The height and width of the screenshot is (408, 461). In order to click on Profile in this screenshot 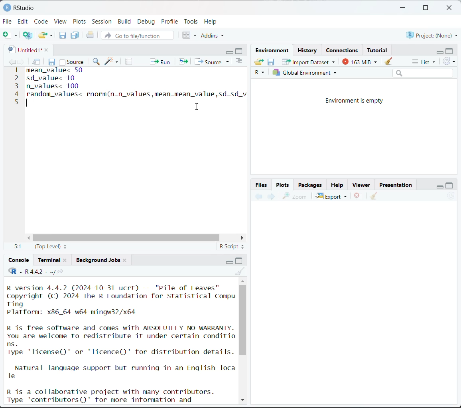, I will do `click(171, 21)`.